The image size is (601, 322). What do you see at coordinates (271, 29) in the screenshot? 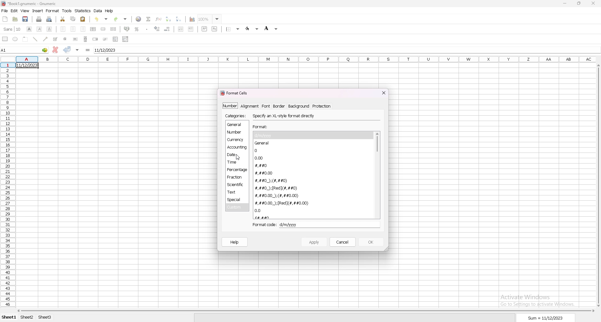
I see `background` at bounding box center [271, 29].